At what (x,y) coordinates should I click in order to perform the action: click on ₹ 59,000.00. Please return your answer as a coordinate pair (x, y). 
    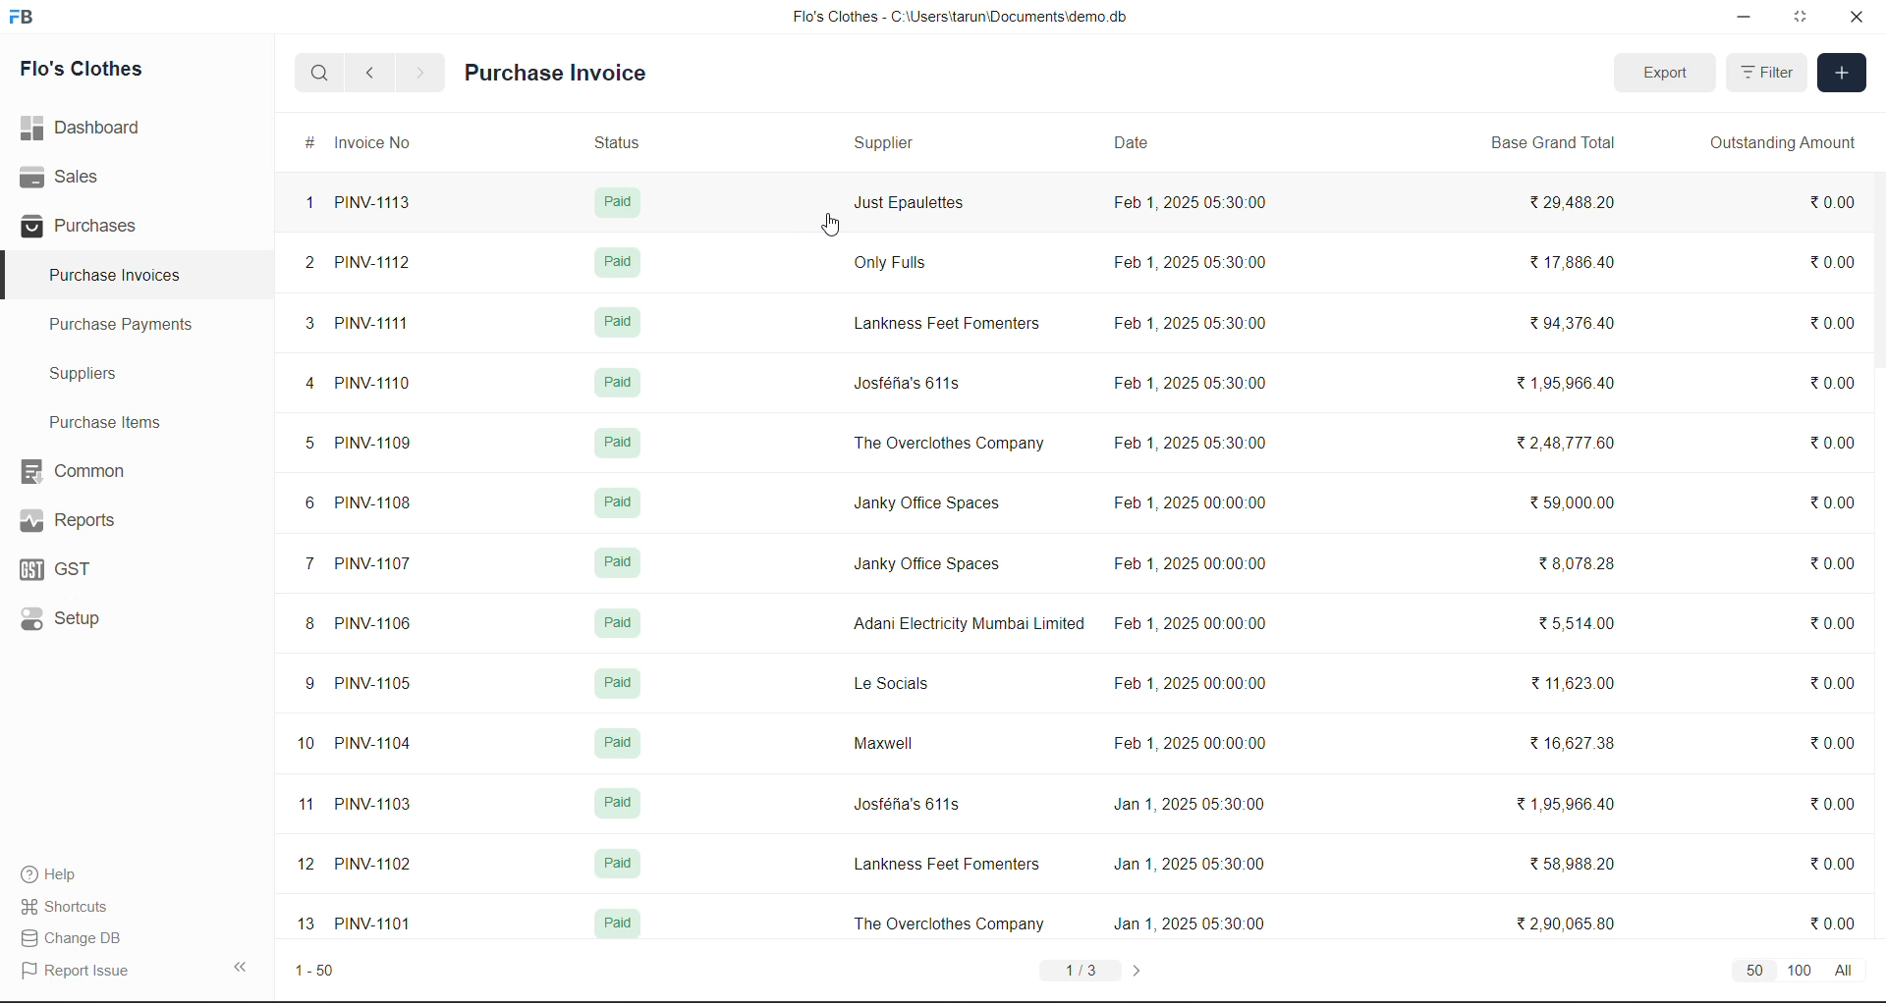
    Looking at the image, I should click on (1579, 505).